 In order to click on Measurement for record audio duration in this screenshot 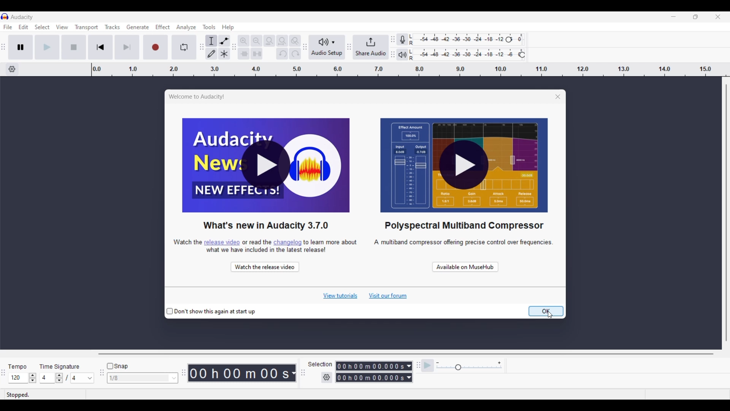, I will do `click(294, 373)`.